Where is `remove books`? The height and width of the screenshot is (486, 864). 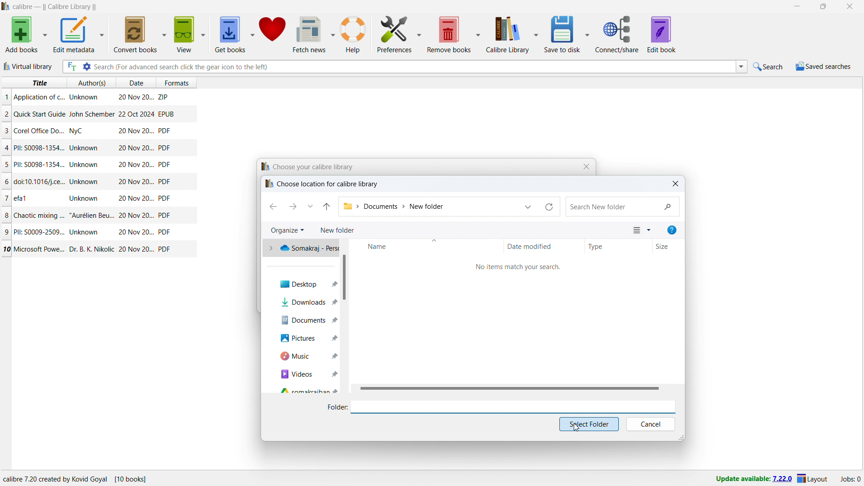 remove books is located at coordinates (449, 34).